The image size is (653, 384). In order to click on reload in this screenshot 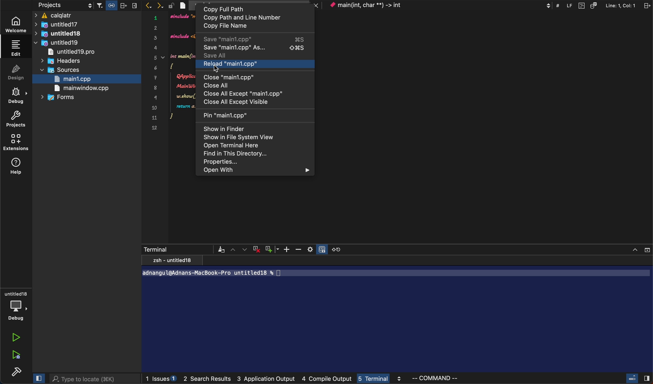, I will do `click(240, 65)`.